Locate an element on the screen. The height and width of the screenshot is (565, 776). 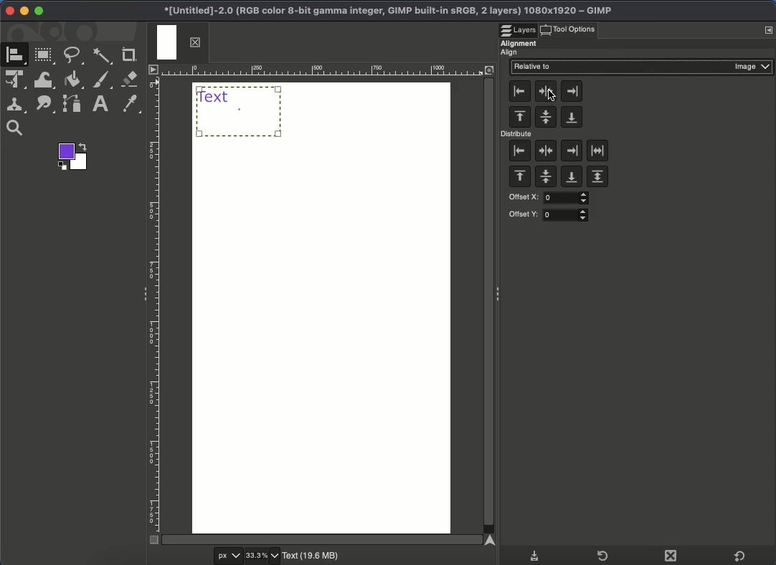
Maximize is located at coordinates (39, 11).